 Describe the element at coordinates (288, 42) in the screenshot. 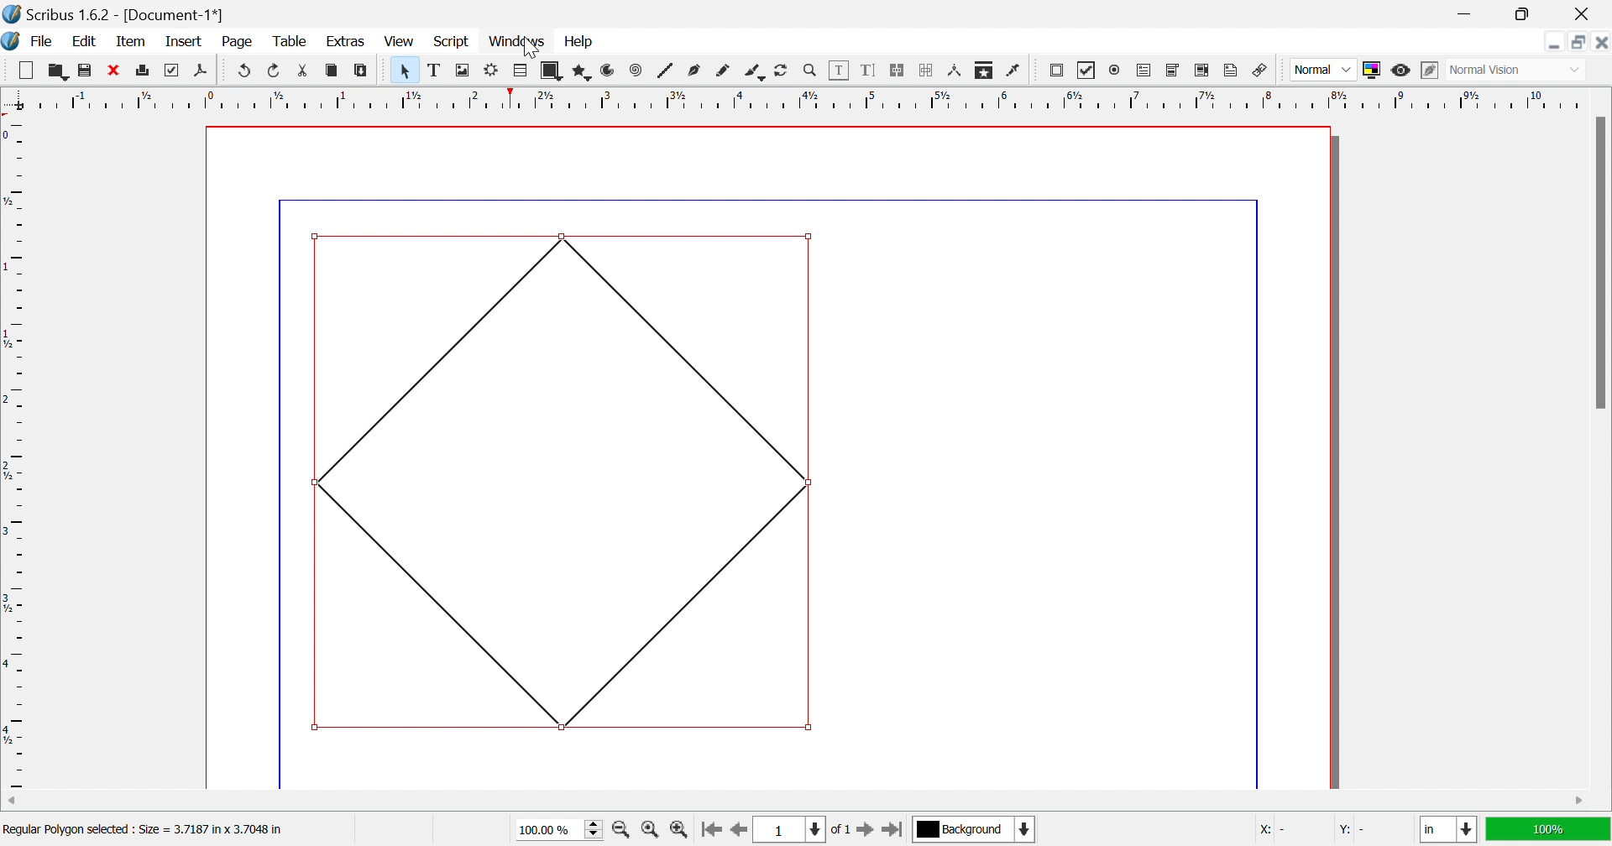

I see `Table` at that location.